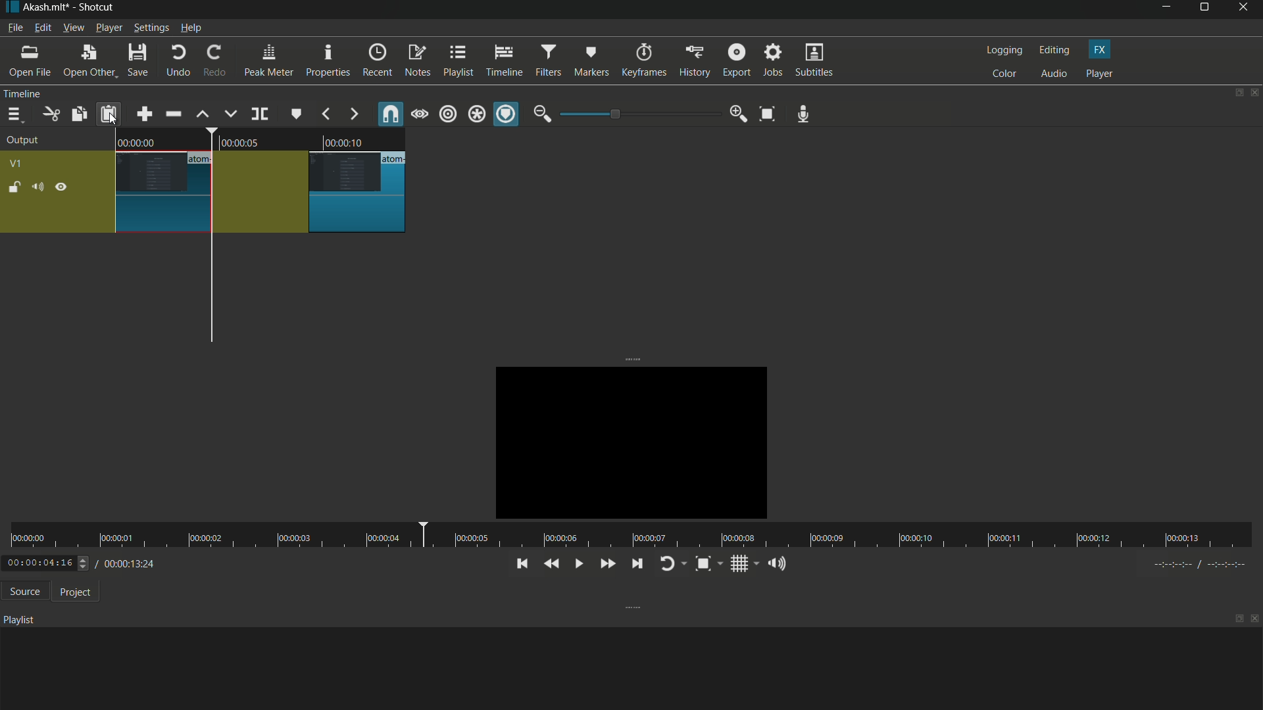 This screenshot has height=710, width=1263. What do you see at coordinates (1101, 50) in the screenshot?
I see `fx` at bounding box center [1101, 50].